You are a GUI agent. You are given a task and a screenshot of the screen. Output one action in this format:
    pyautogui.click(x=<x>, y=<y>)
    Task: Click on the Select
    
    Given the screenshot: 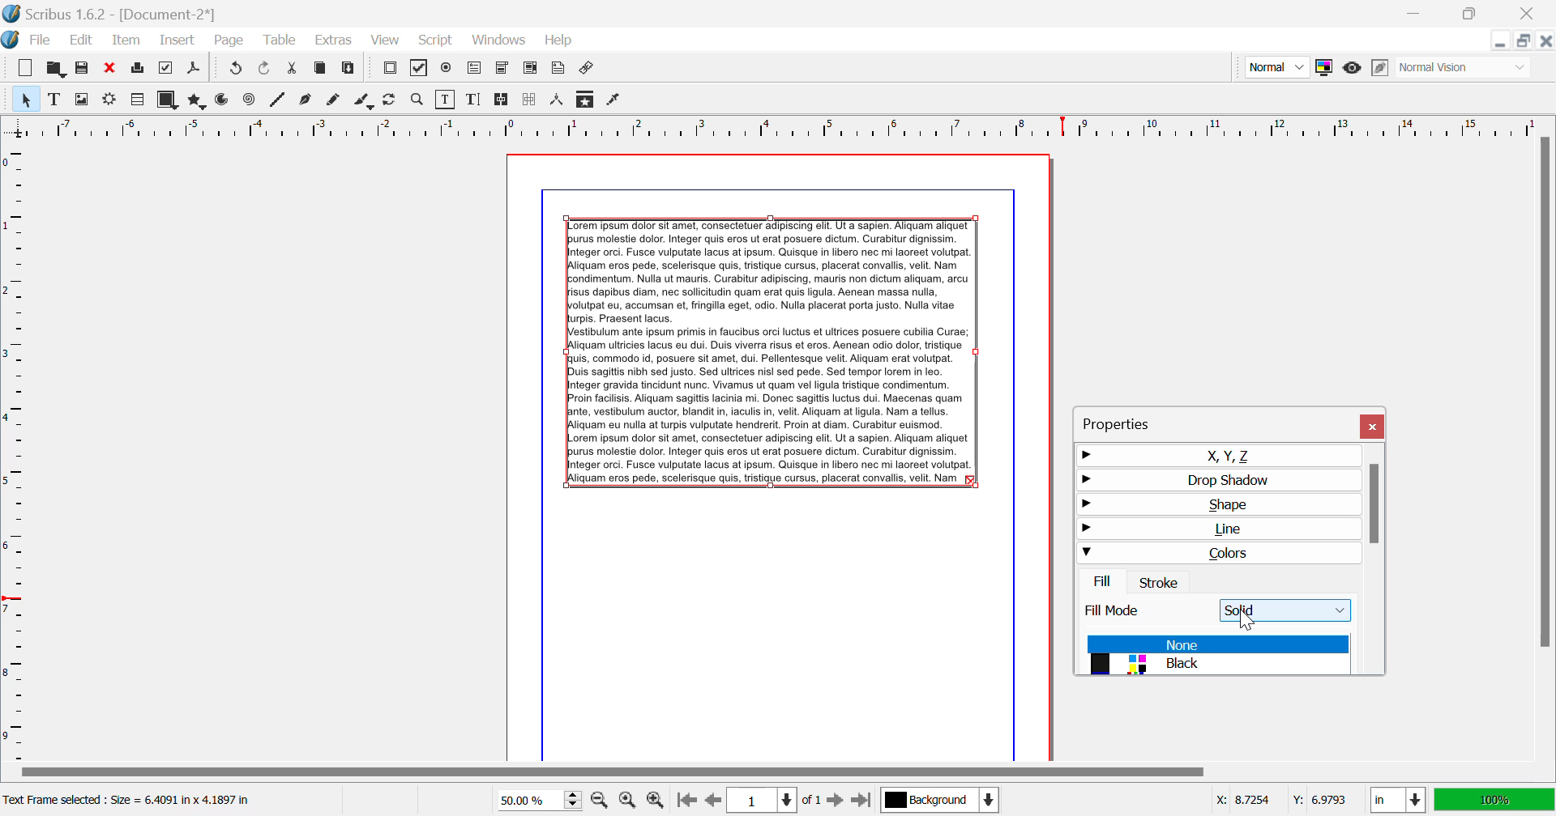 What is the action you would take?
    pyautogui.click(x=24, y=98)
    